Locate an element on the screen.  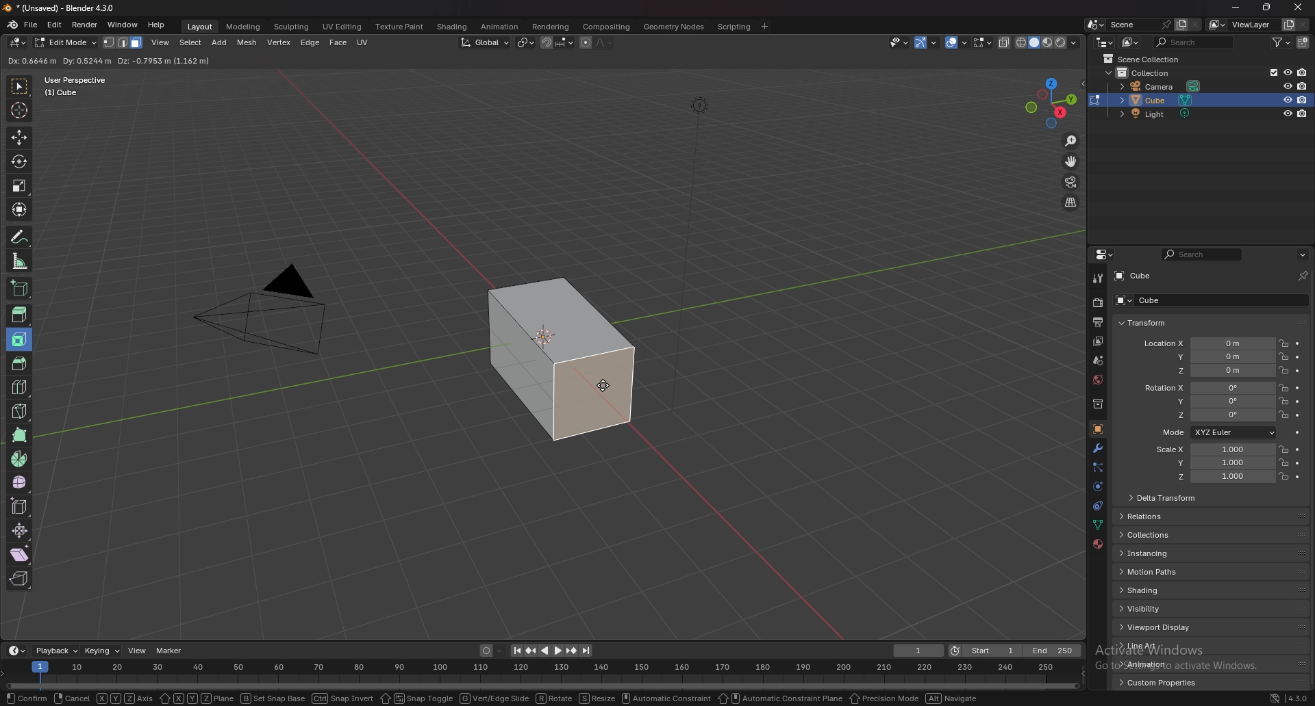
particles is located at coordinates (1097, 469).